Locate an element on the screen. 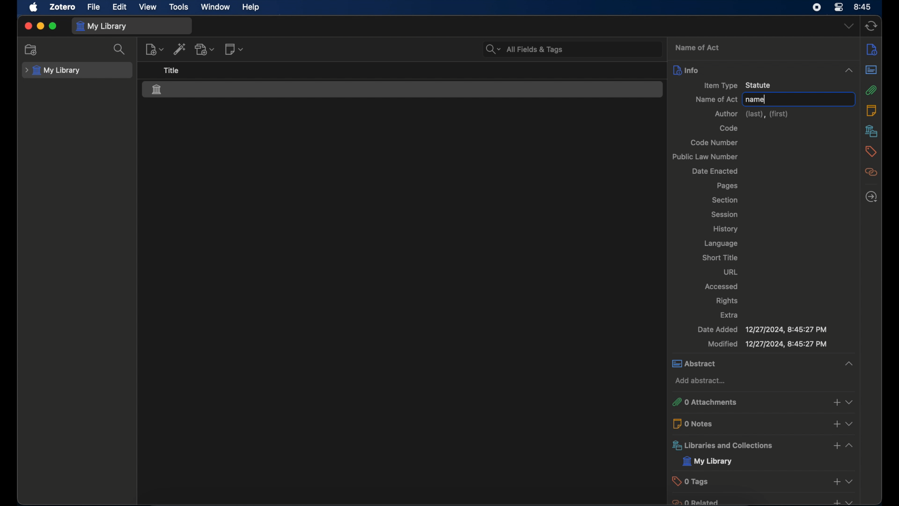  name is located at coordinates (756, 100).